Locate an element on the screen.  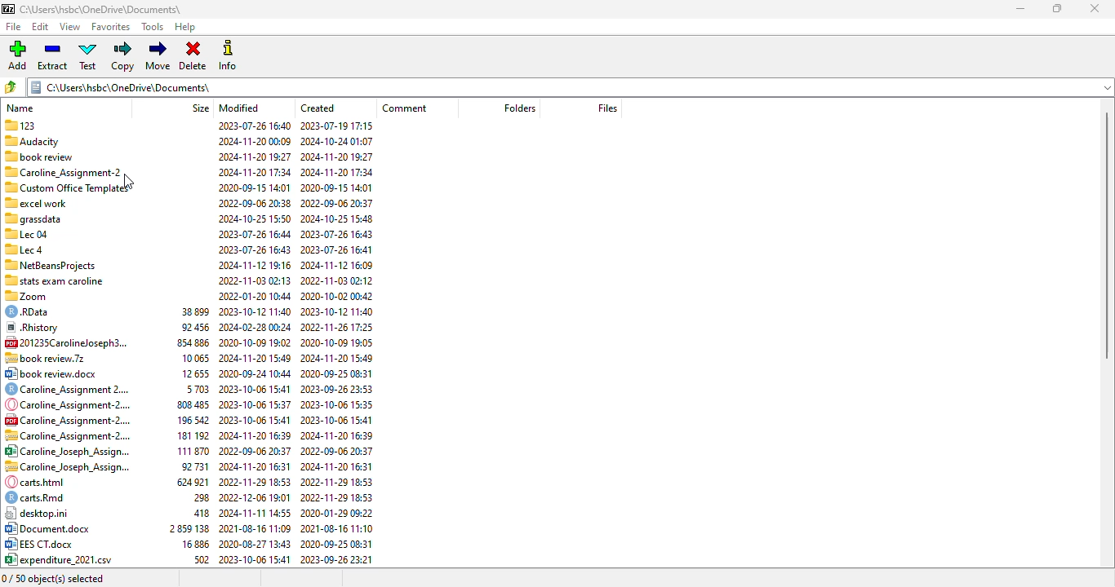
2023-07-26 16:43 is located at coordinates (251, 250).